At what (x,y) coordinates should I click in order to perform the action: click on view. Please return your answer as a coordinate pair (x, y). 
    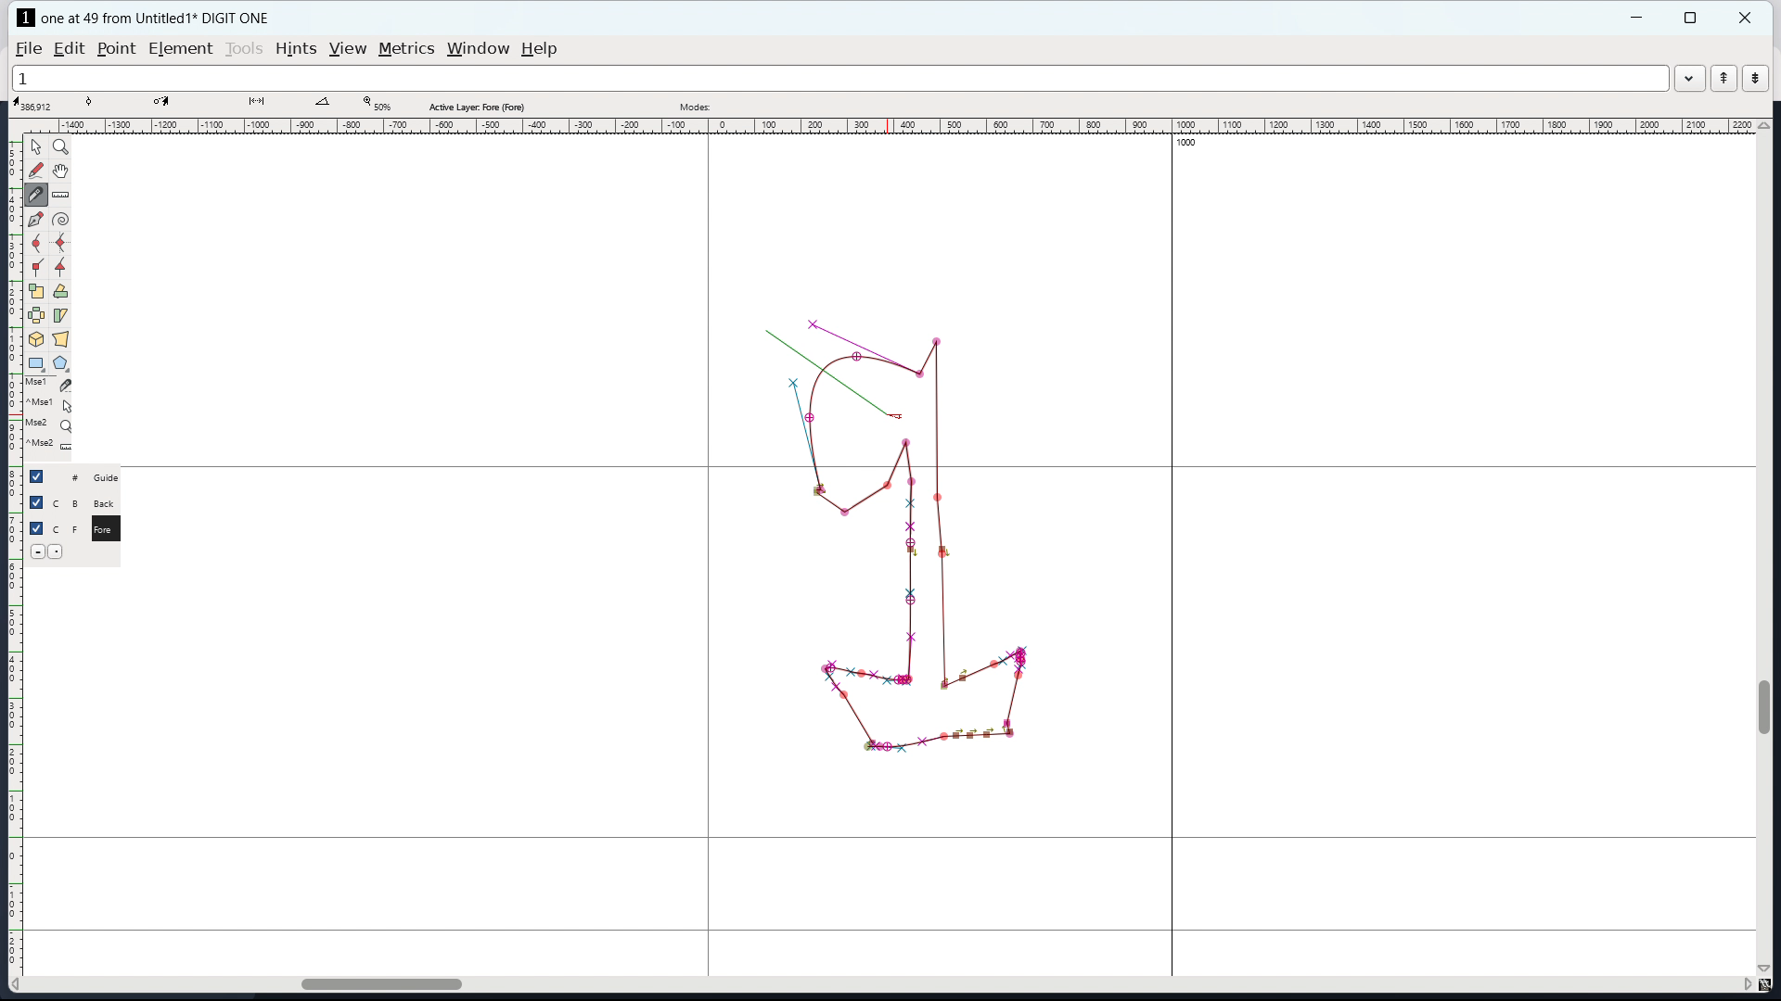
    Looking at the image, I should click on (347, 49).